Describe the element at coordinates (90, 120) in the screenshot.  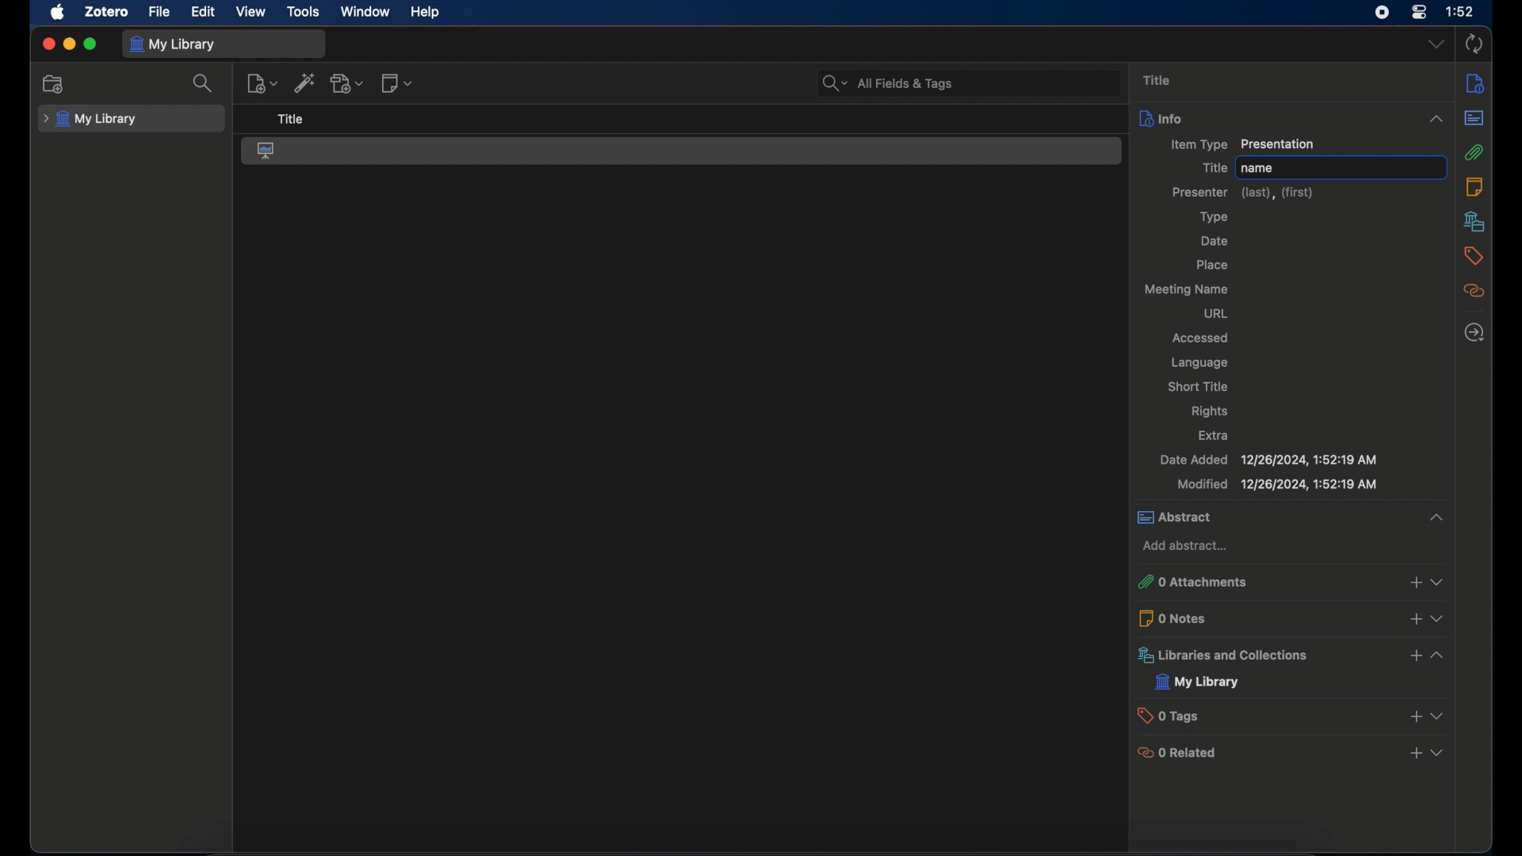
I see `my library` at that location.